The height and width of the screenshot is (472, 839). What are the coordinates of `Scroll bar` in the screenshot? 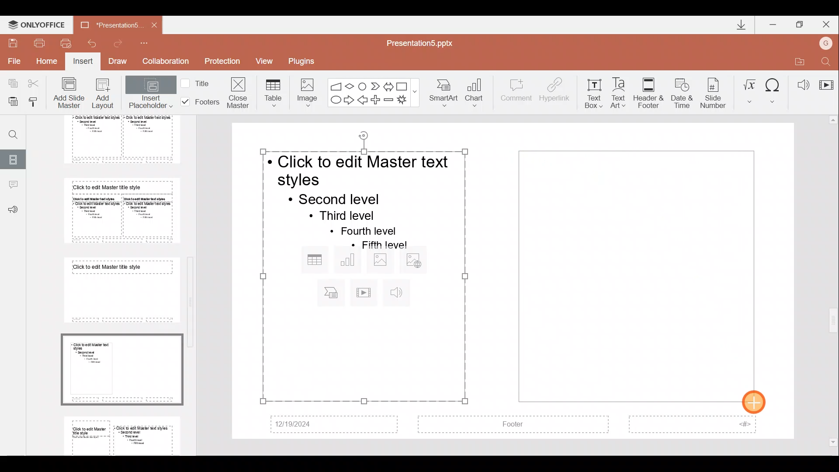 It's located at (833, 281).